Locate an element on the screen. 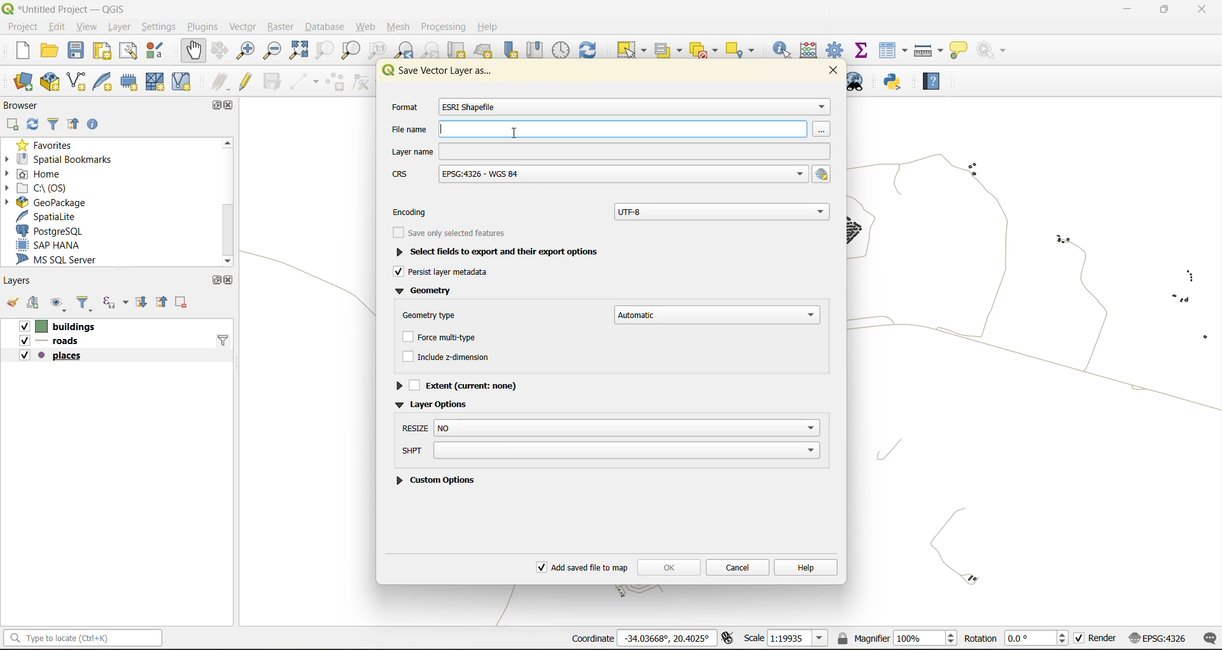 The width and height of the screenshot is (1222, 650). refresh is located at coordinates (594, 48).